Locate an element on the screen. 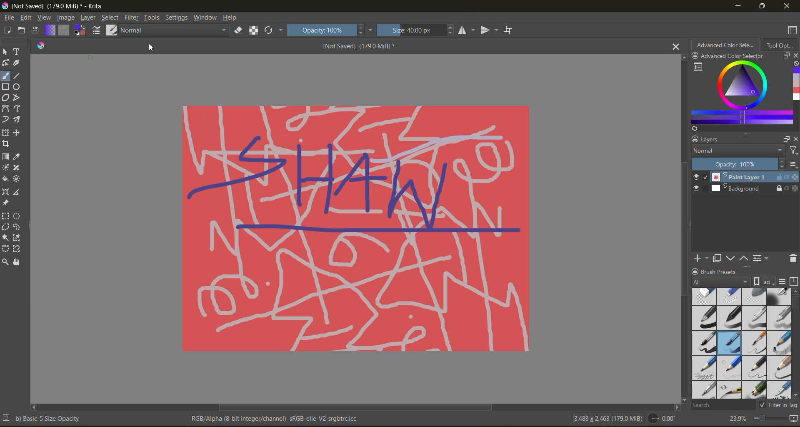 The image size is (800, 427). layers is located at coordinates (710, 139).